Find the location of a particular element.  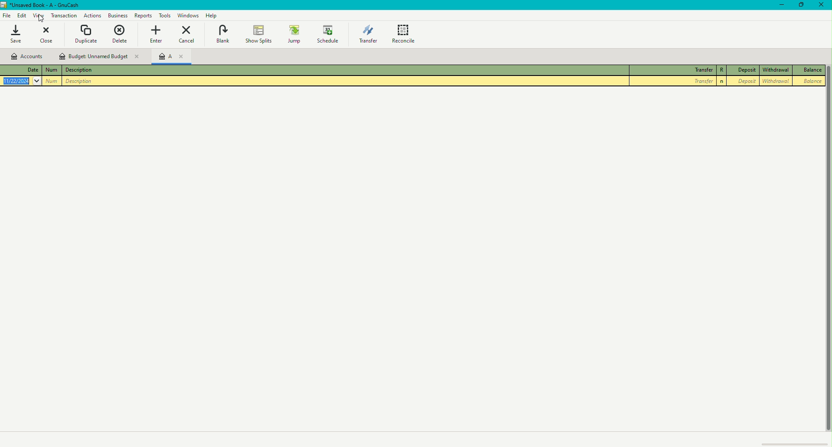

Help is located at coordinates (211, 16).